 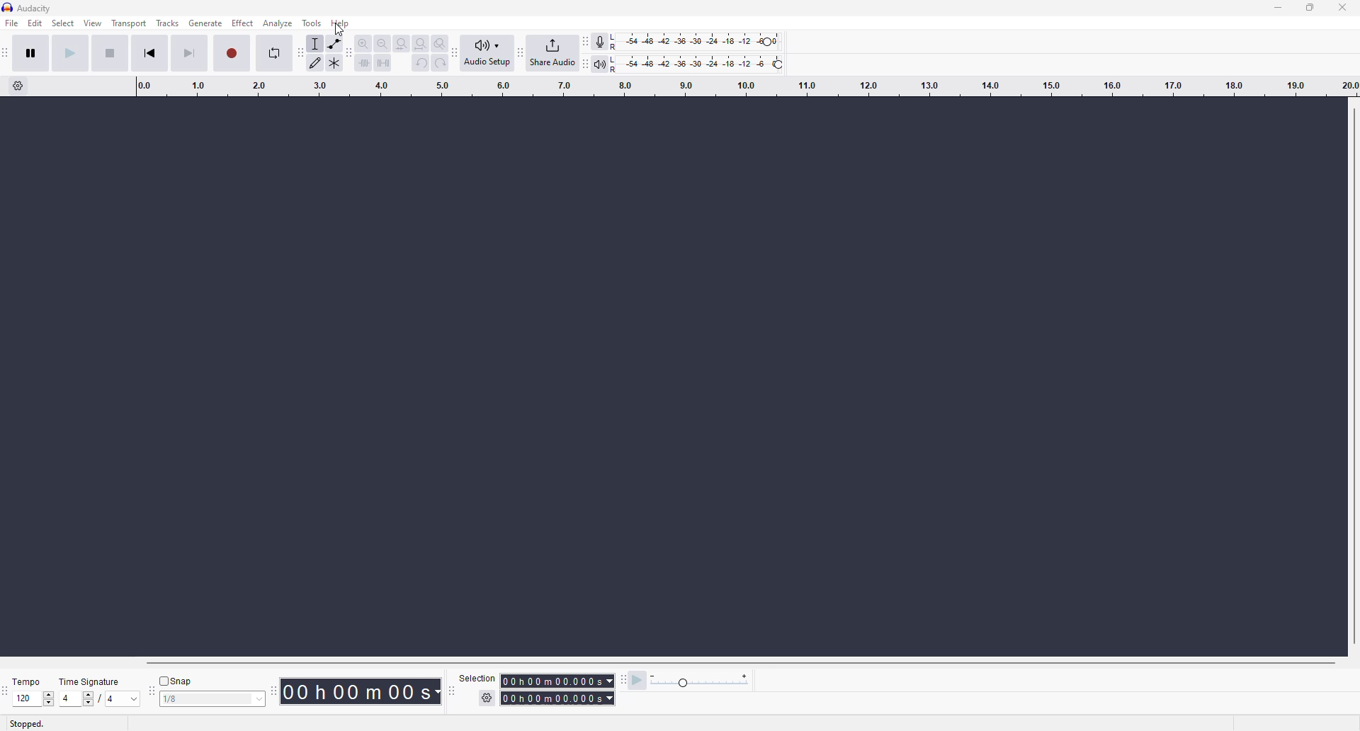 What do you see at coordinates (317, 62) in the screenshot?
I see `draw tool` at bounding box center [317, 62].